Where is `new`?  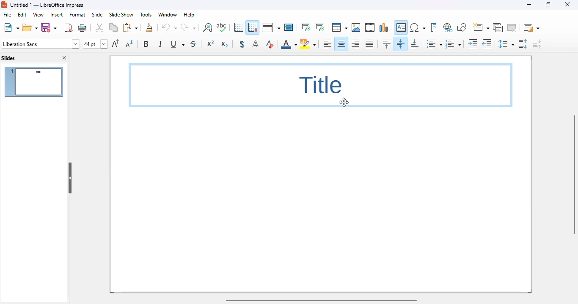
new is located at coordinates (11, 27).